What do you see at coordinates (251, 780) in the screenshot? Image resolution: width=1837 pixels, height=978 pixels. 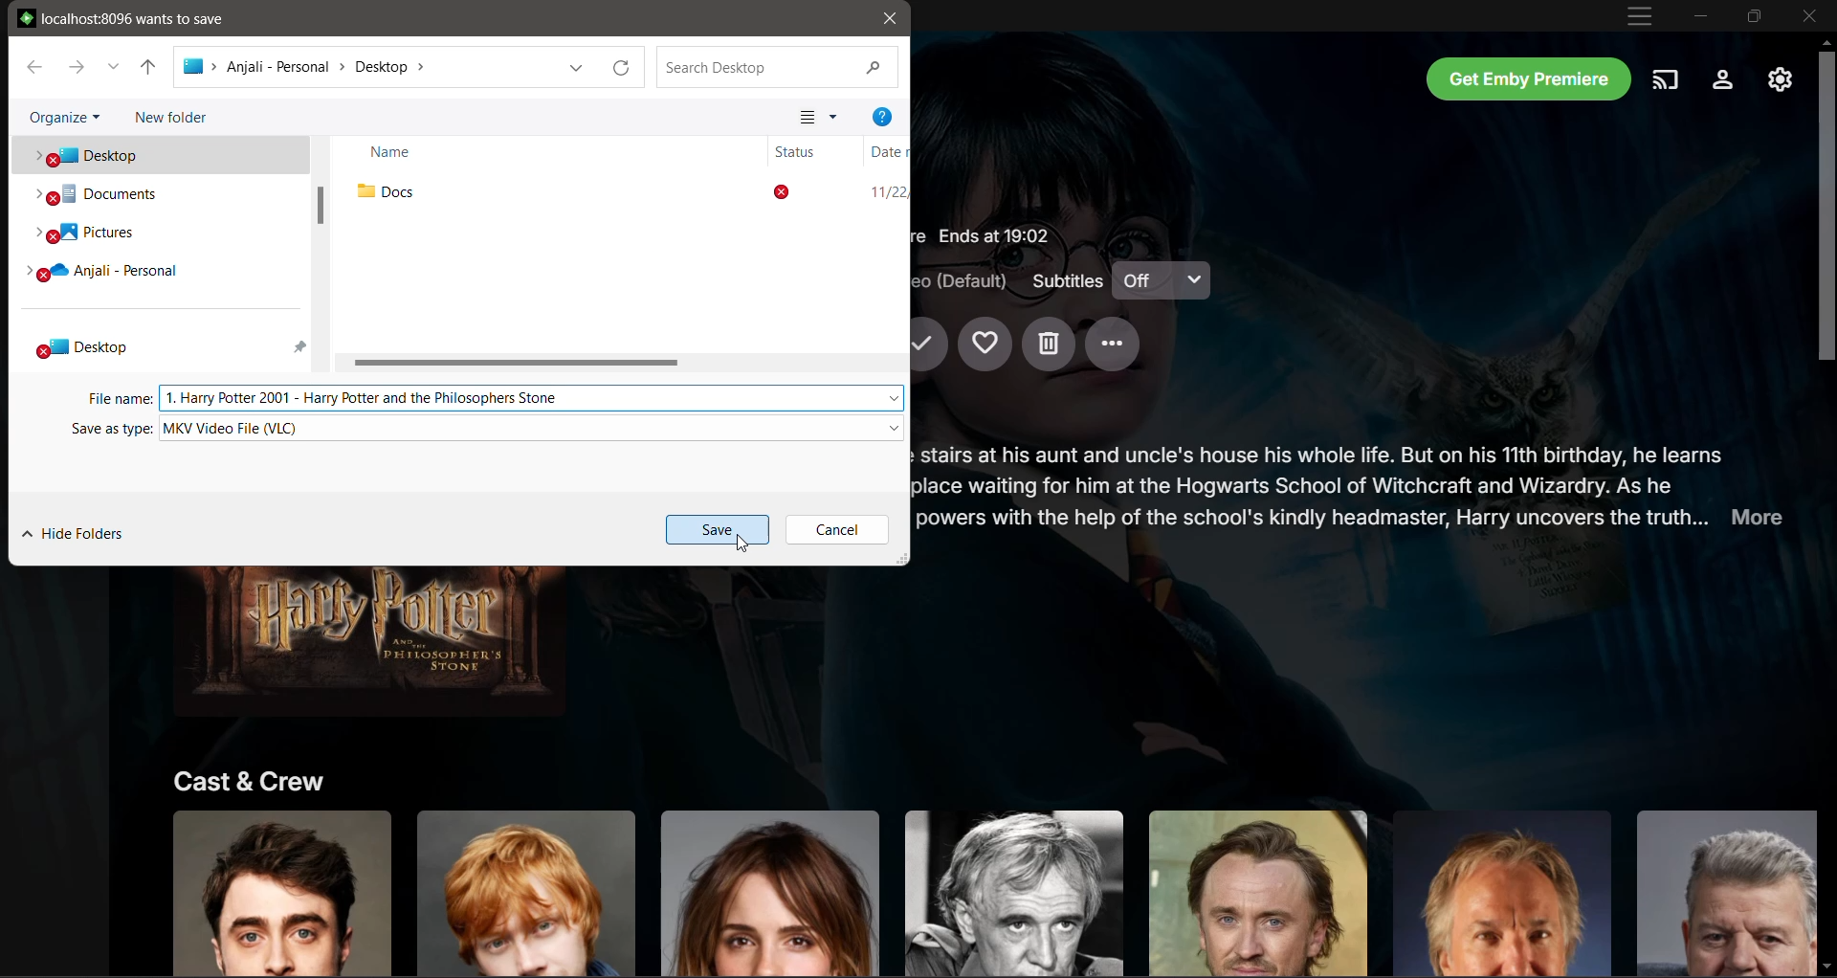 I see `Cast and Crew` at bounding box center [251, 780].